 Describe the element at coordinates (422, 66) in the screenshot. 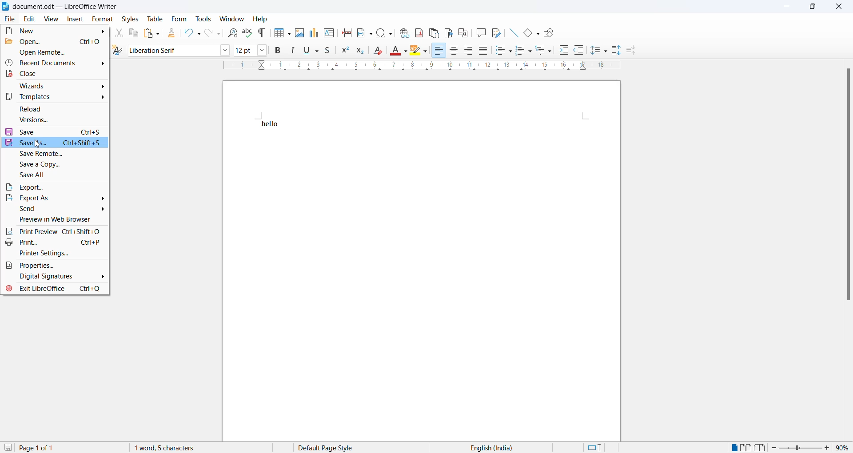

I see `ruler` at that location.